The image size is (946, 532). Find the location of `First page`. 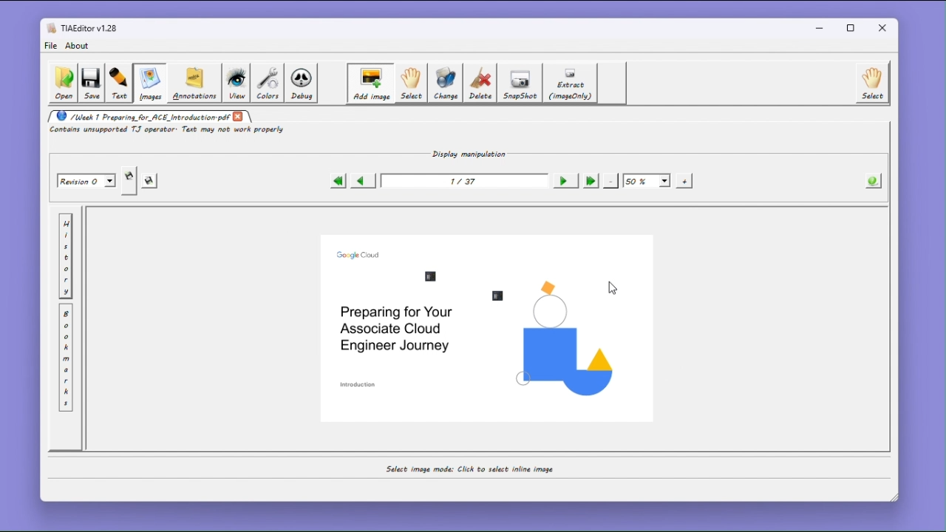

First page is located at coordinates (337, 181).